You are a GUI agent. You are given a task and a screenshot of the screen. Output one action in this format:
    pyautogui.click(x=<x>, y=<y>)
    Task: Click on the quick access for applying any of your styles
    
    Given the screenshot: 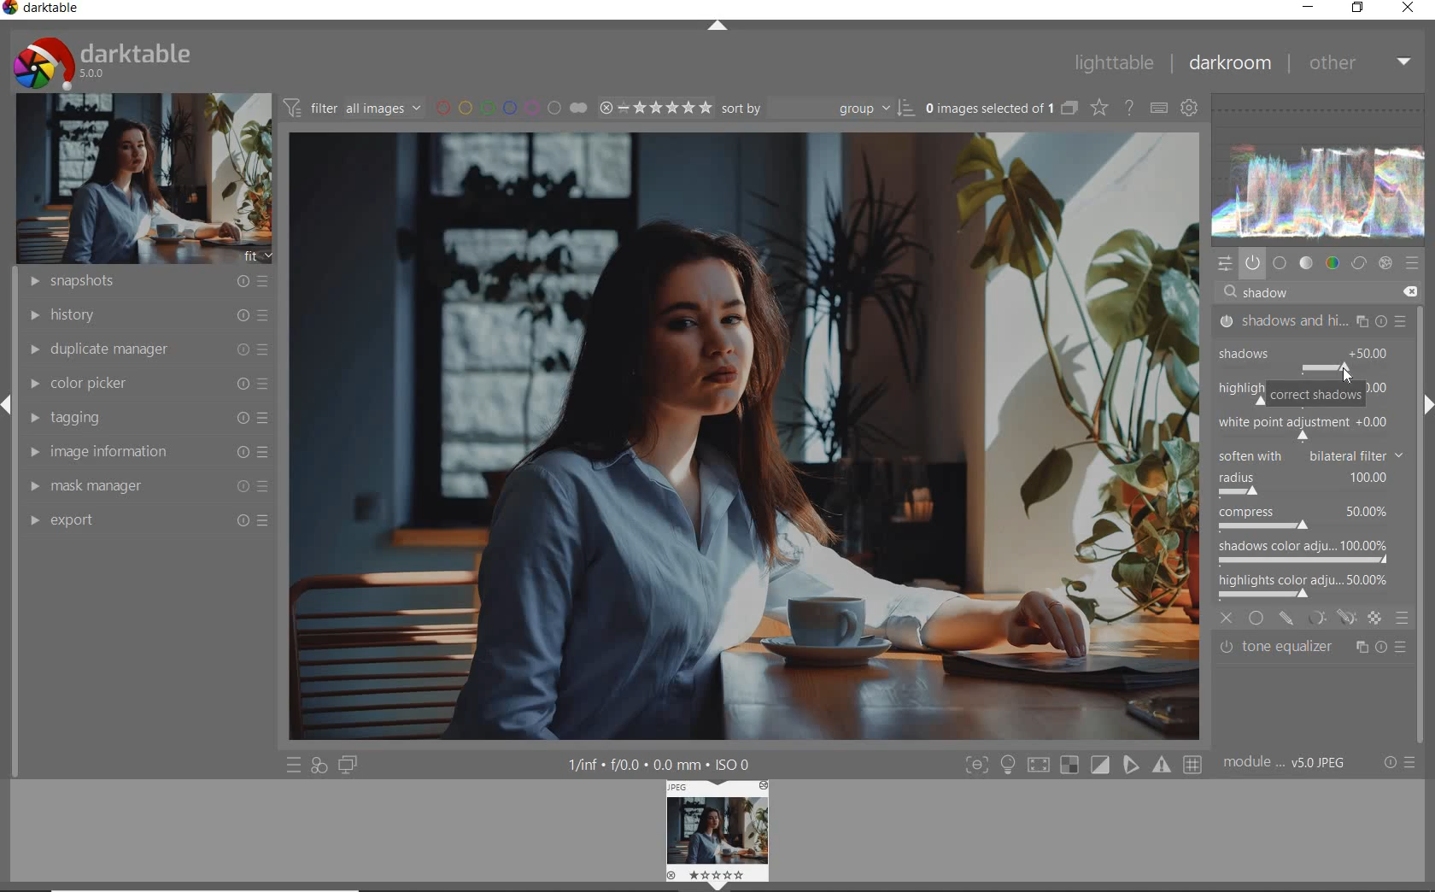 What is the action you would take?
    pyautogui.click(x=320, y=766)
    